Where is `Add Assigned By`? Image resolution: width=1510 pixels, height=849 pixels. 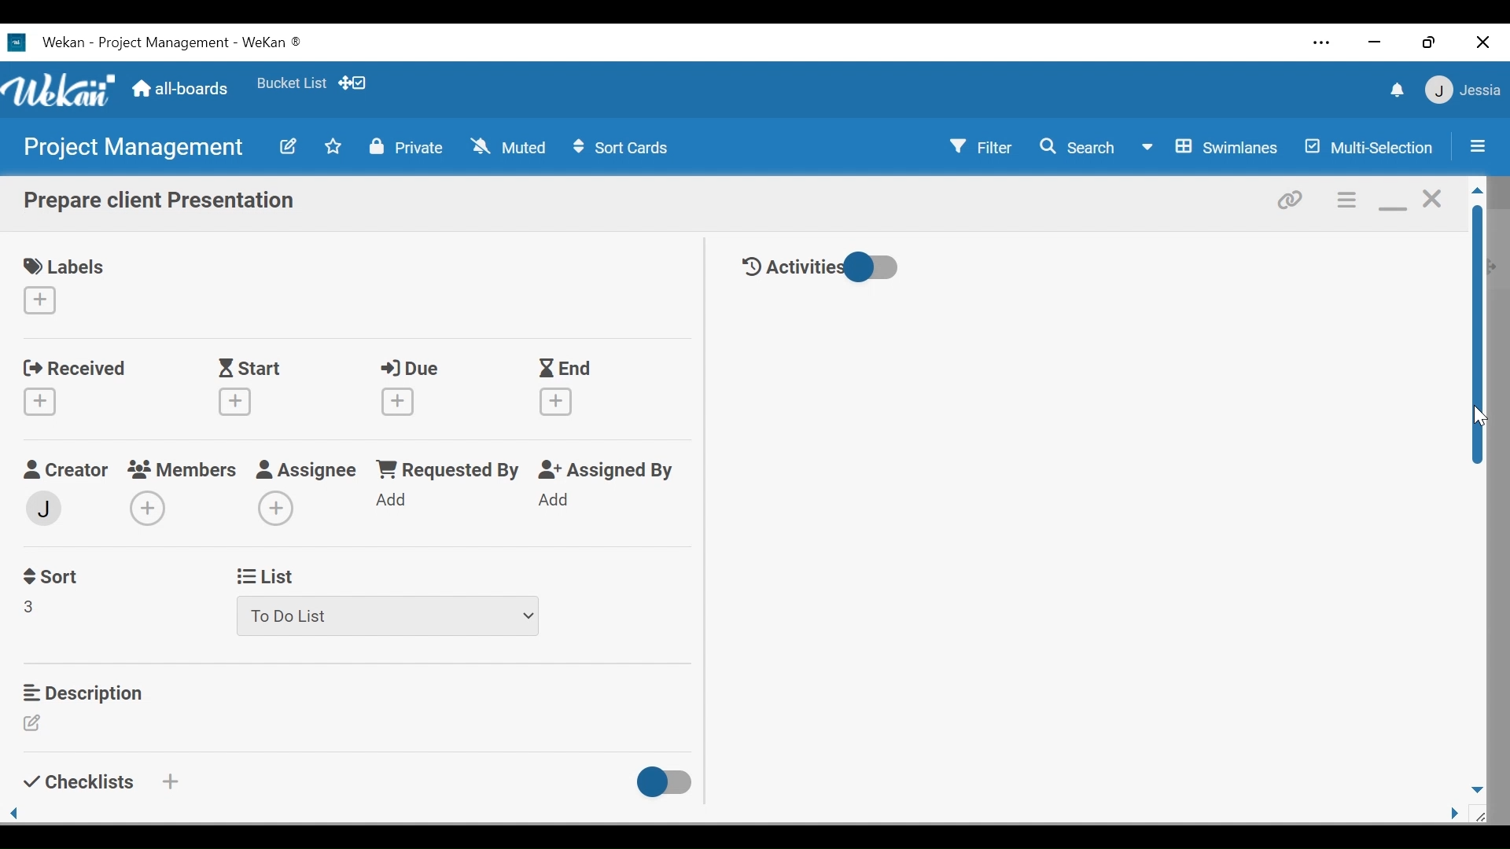
Add Assigned By is located at coordinates (554, 500).